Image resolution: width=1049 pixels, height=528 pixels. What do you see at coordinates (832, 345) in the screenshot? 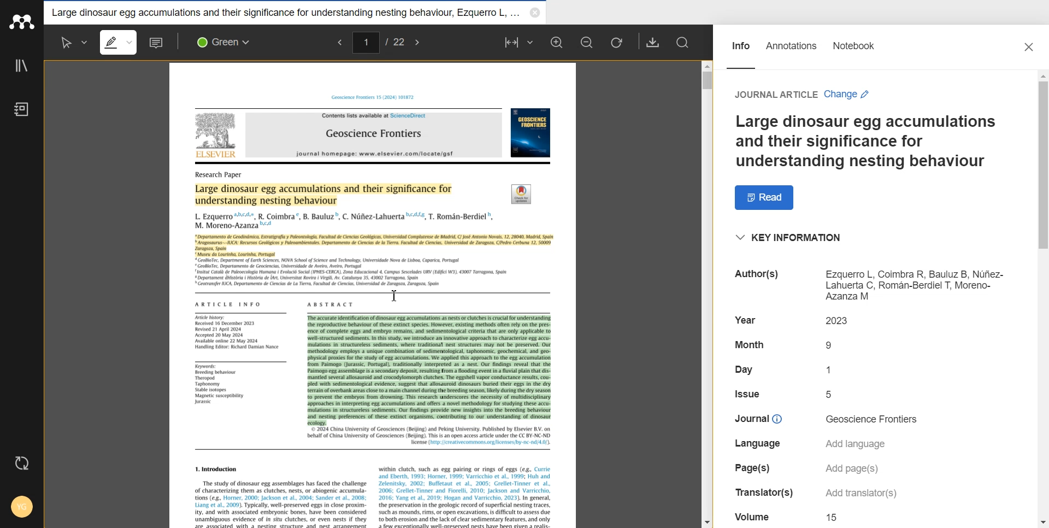
I see `text` at bounding box center [832, 345].